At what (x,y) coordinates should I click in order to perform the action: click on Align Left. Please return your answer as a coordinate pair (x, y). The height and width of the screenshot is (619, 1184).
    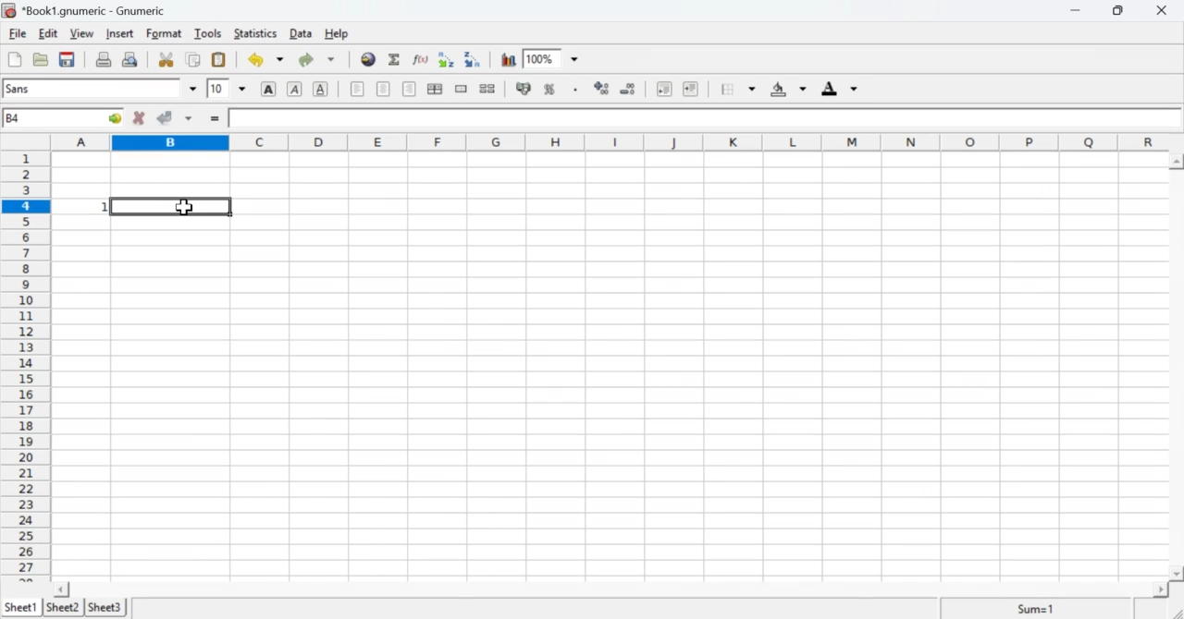
    Looking at the image, I should click on (357, 90).